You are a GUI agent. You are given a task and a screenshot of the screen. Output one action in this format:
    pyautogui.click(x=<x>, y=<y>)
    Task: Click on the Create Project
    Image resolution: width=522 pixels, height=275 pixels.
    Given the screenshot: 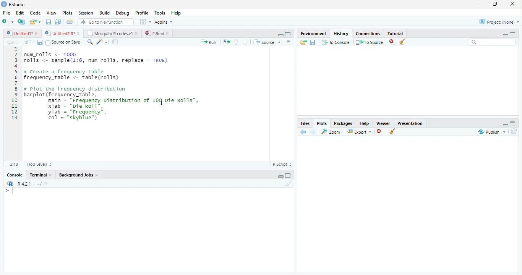 What is the action you would take?
    pyautogui.click(x=21, y=22)
    